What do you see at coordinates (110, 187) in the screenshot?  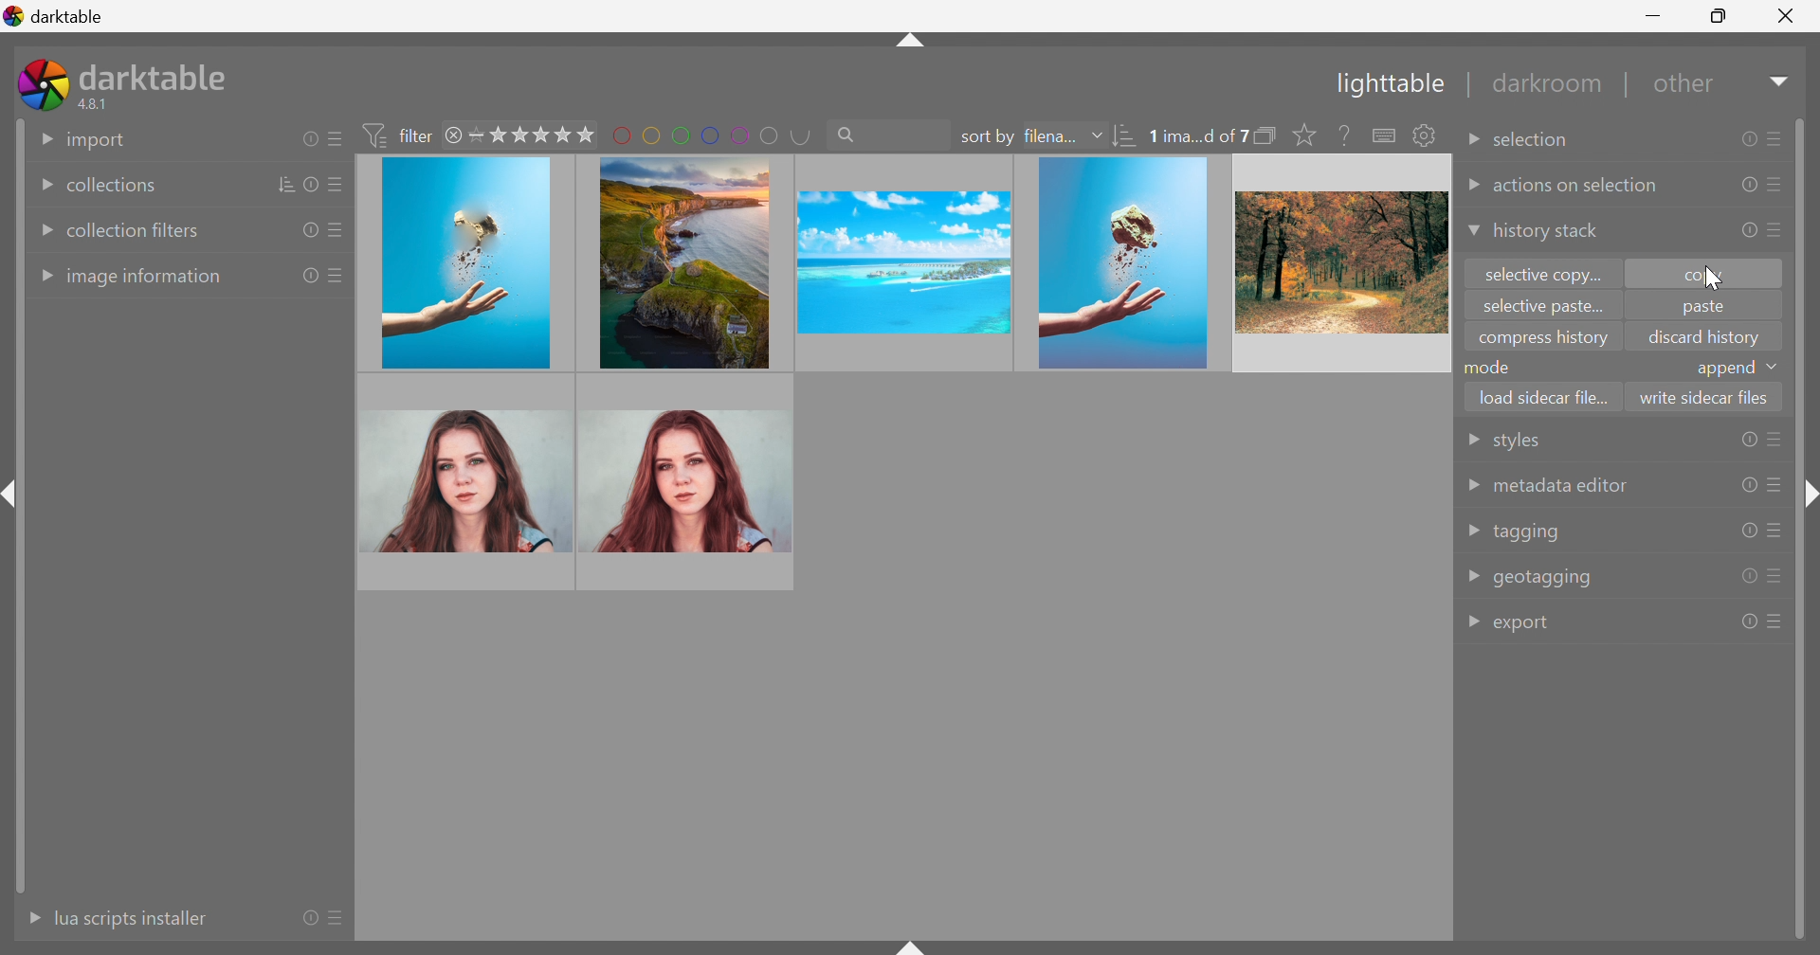 I see `collections` at bounding box center [110, 187].